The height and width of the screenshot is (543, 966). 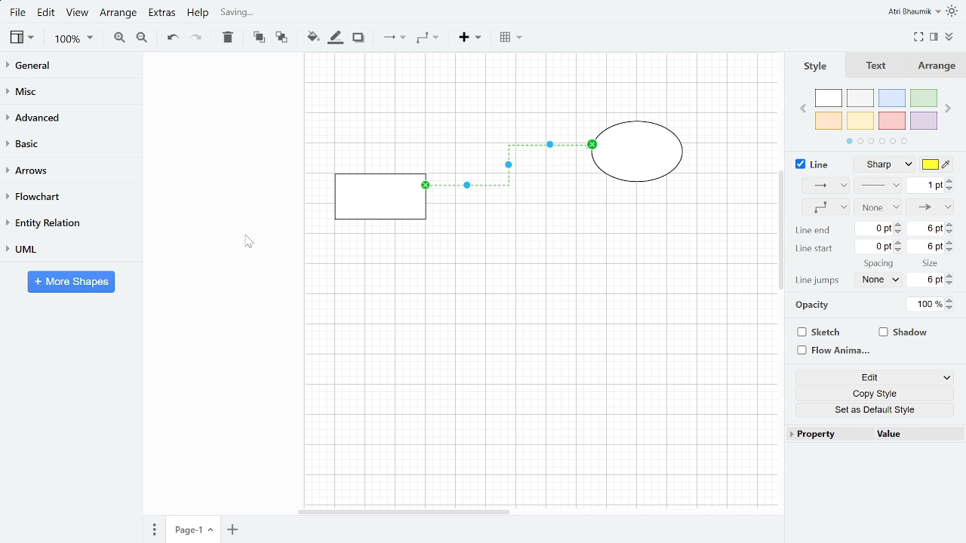 What do you see at coordinates (926, 247) in the screenshot?
I see `Current line start size` at bounding box center [926, 247].